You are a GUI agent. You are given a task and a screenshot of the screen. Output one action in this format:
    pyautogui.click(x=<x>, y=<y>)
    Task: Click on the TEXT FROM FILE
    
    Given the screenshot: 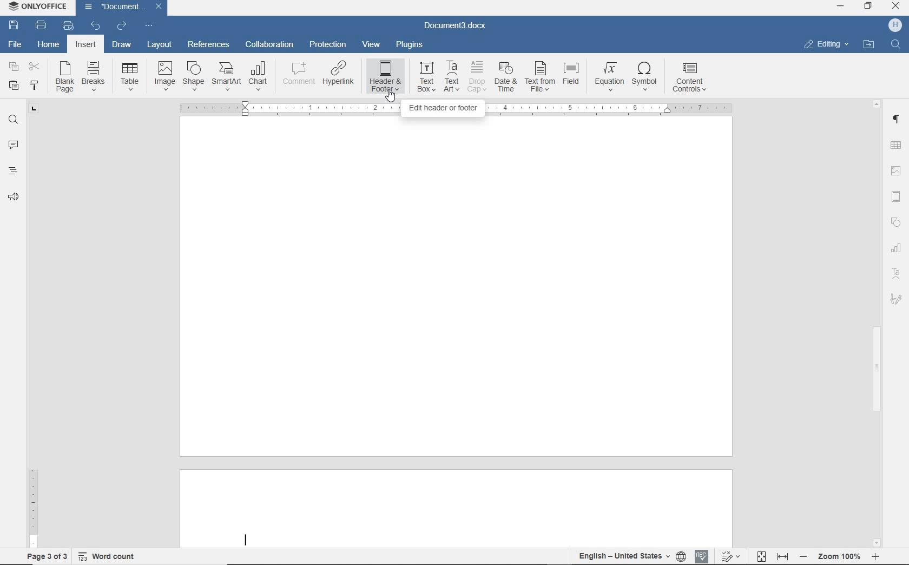 What is the action you would take?
    pyautogui.click(x=541, y=77)
    